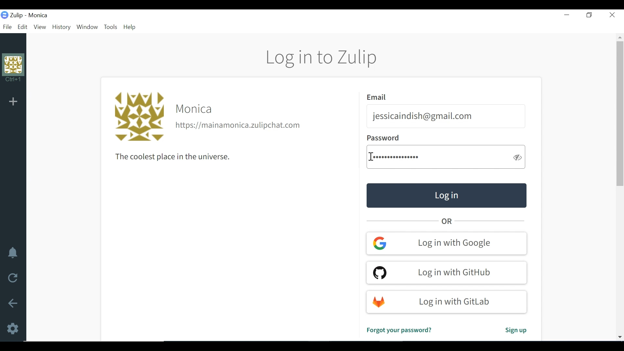  I want to click on Add Organisation, so click(13, 101).